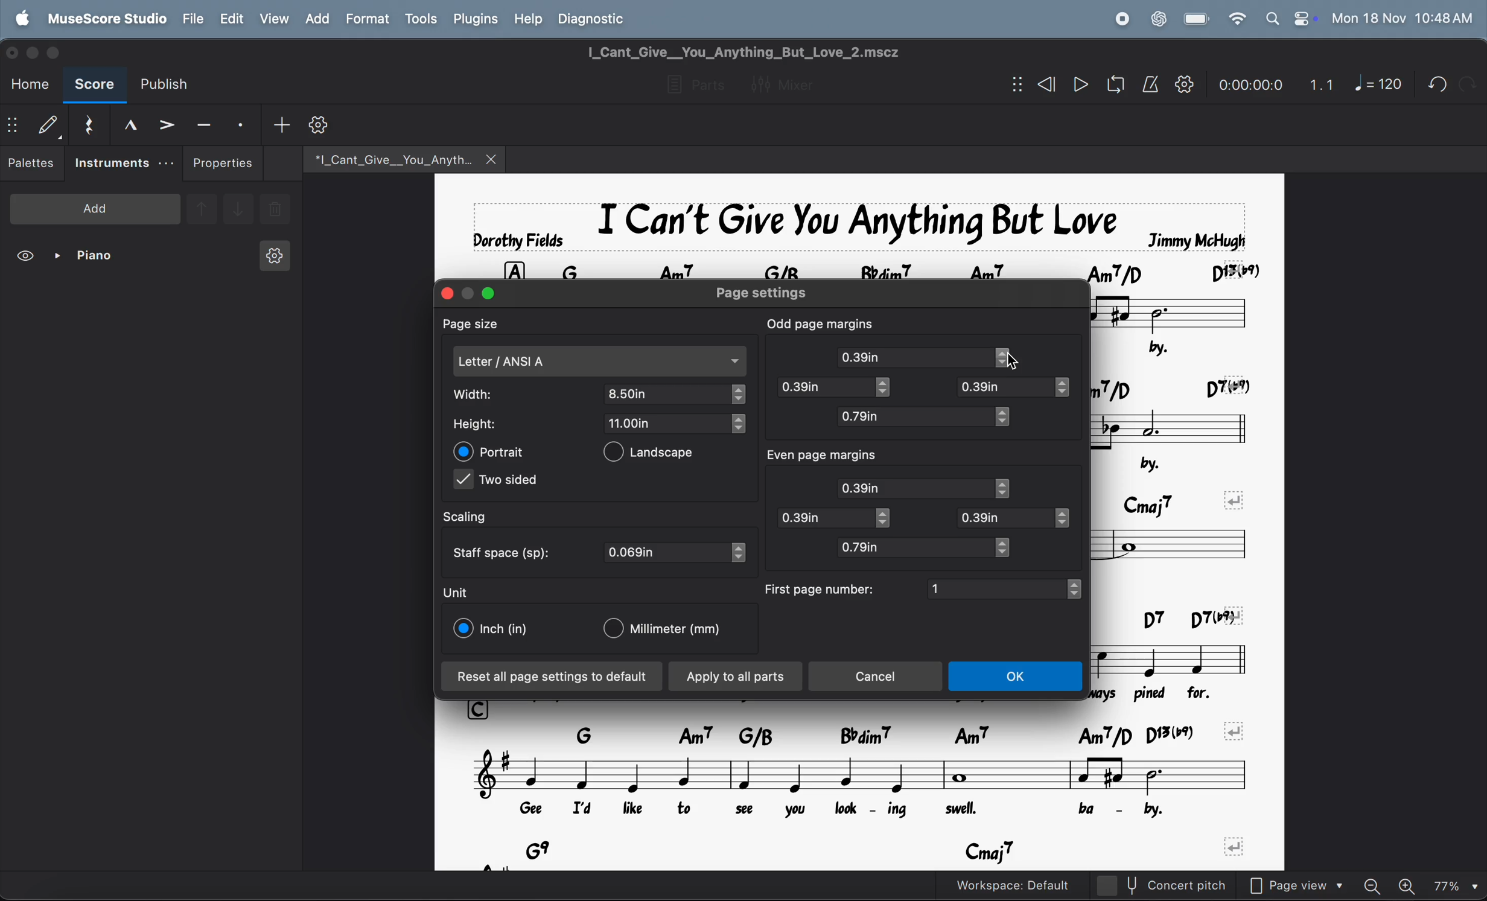 Image resolution: width=1487 pixels, height=901 pixels. I want to click on 0.39in, so click(915, 488).